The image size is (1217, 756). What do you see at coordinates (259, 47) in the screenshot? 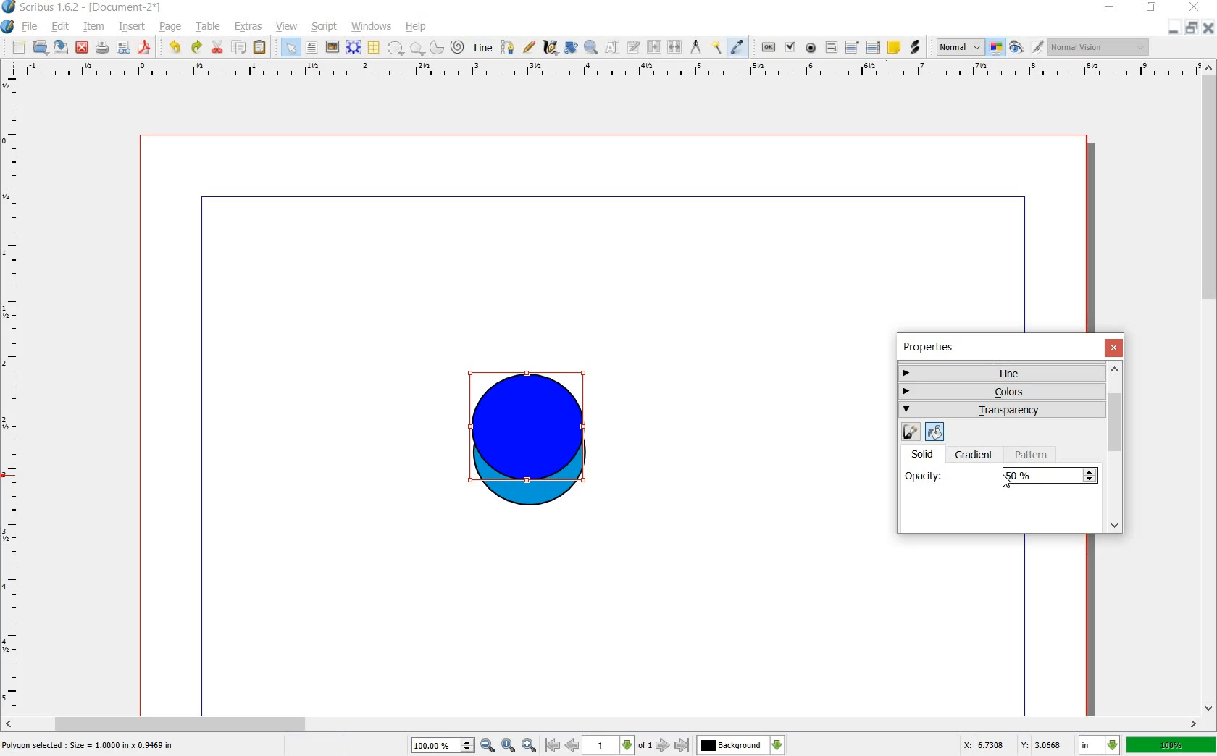
I see `paste` at bounding box center [259, 47].